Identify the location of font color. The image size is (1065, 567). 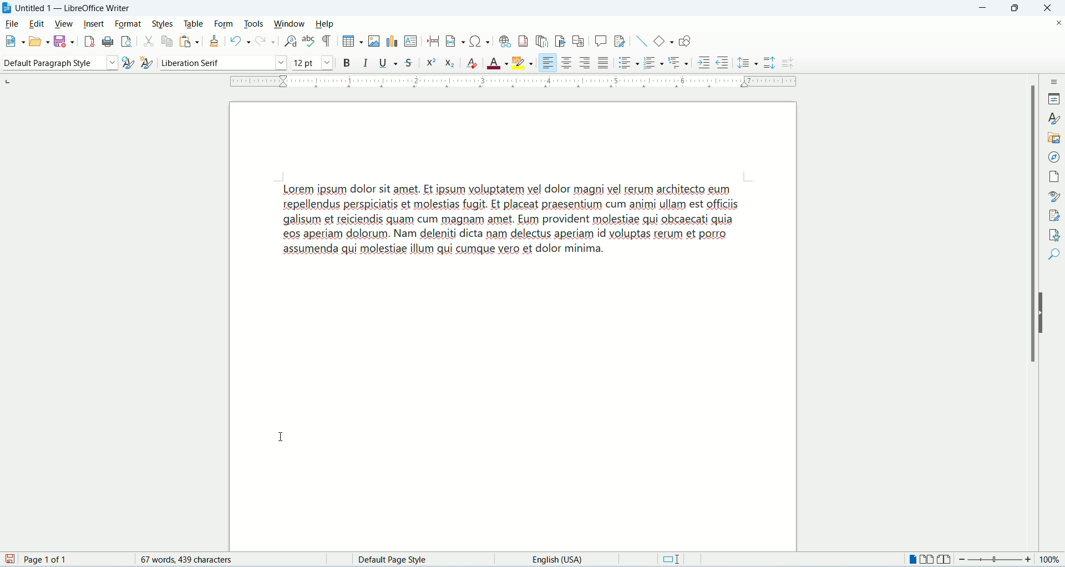
(497, 63).